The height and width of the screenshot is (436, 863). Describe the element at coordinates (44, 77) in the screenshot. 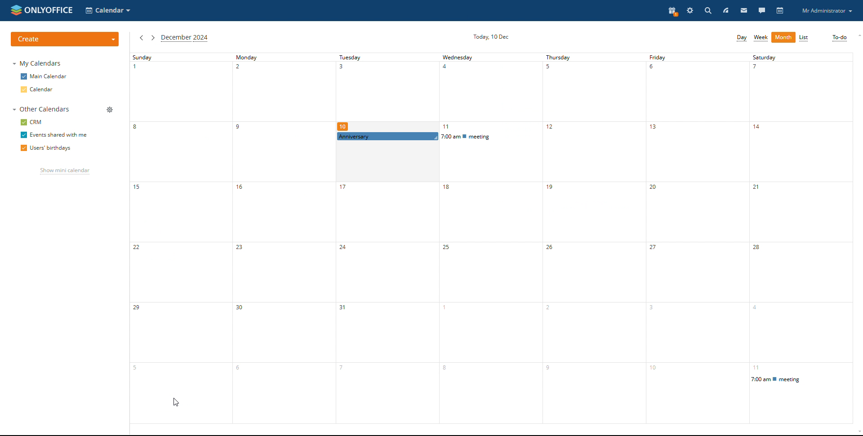

I see `main calendar` at that location.